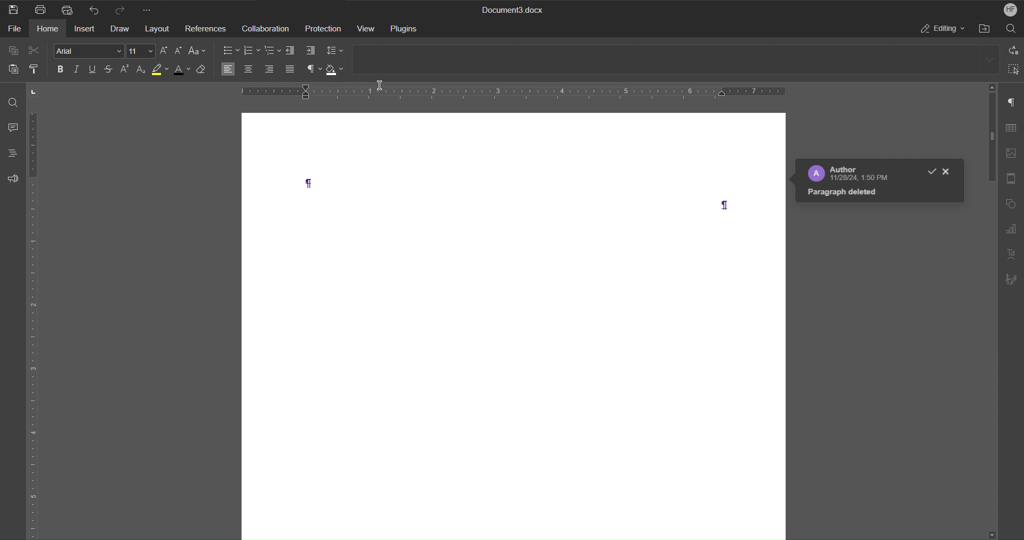 The width and height of the screenshot is (1024, 540). Describe the element at coordinates (228, 69) in the screenshot. I see `Alignment` at that location.